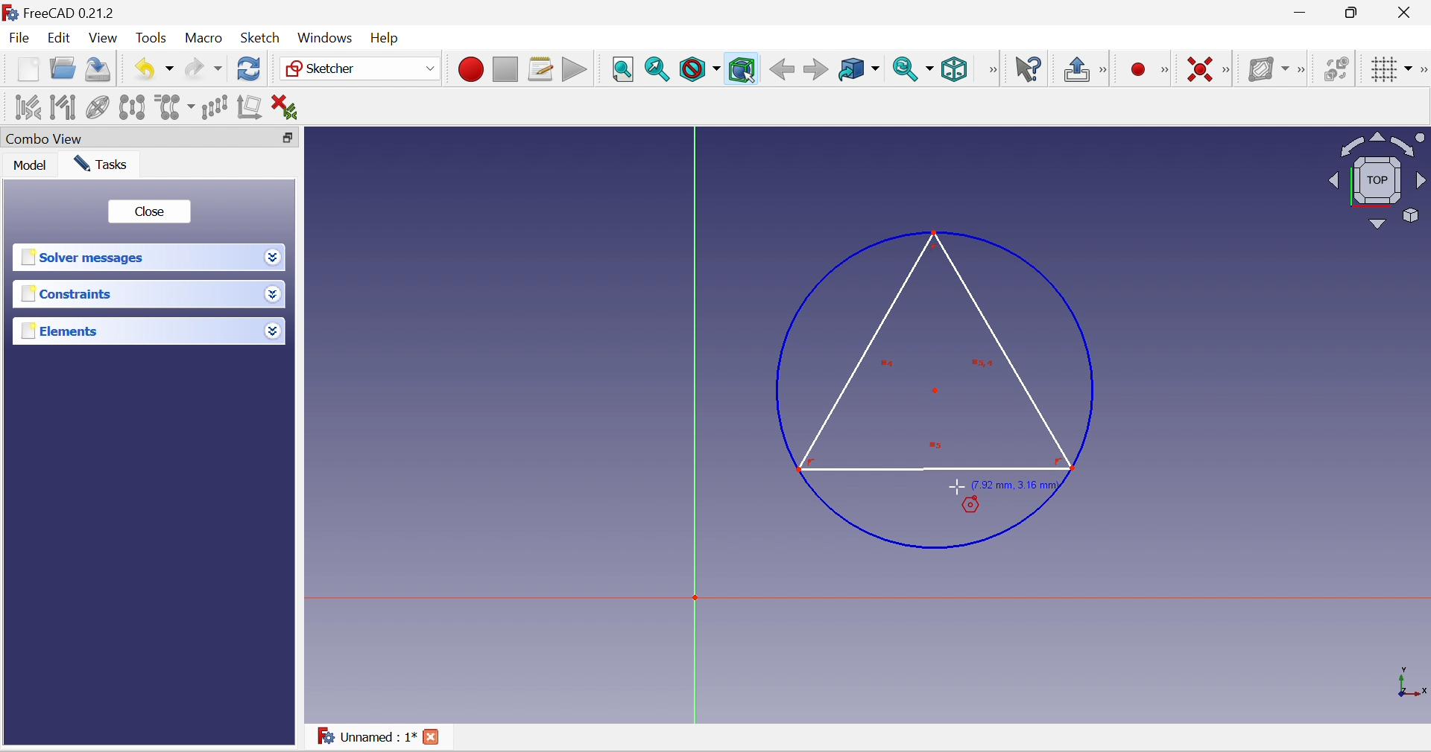 Image resolution: width=1431 pixels, height=752 pixels. What do you see at coordinates (63, 106) in the screenshot?
I see `Select associated geometry` at bounding box center [63, 106].